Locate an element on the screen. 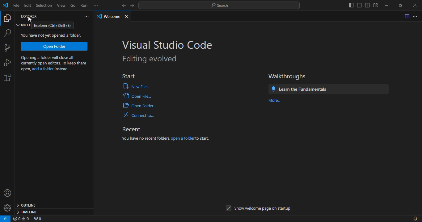 The image size is (422, 222). minimize is located at coordinates (384, 4).